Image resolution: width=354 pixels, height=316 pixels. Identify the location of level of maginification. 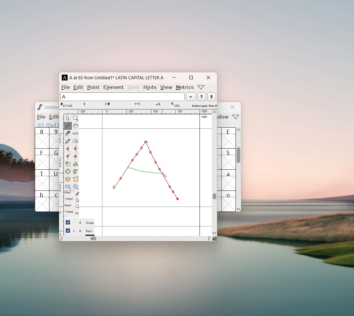
(175, 105).